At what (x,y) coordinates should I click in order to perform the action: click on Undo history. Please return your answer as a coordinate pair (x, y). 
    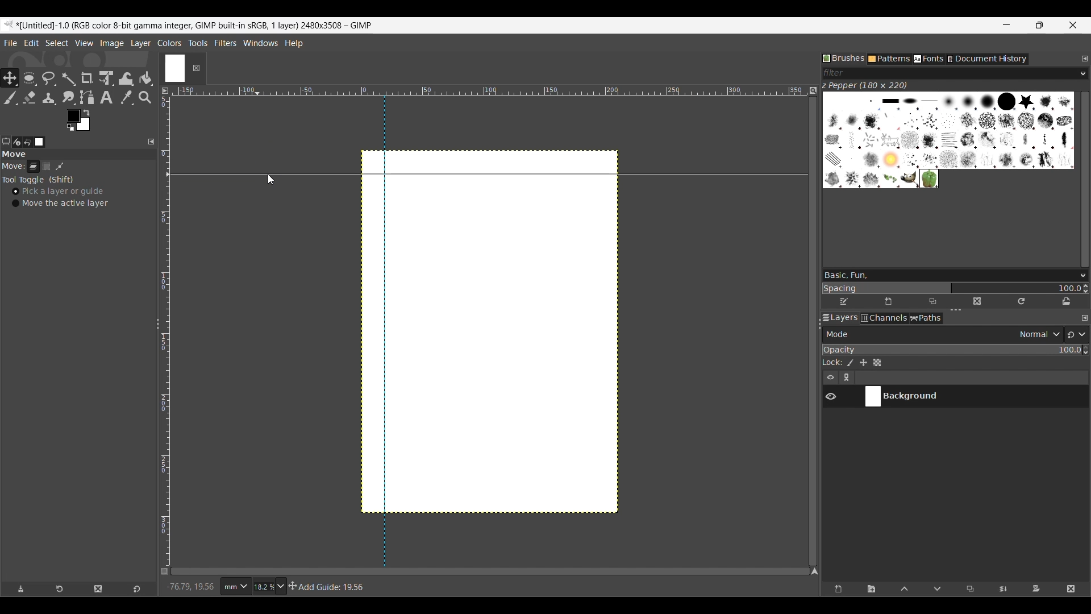
    Looking at the image, I should click on (29, 142).